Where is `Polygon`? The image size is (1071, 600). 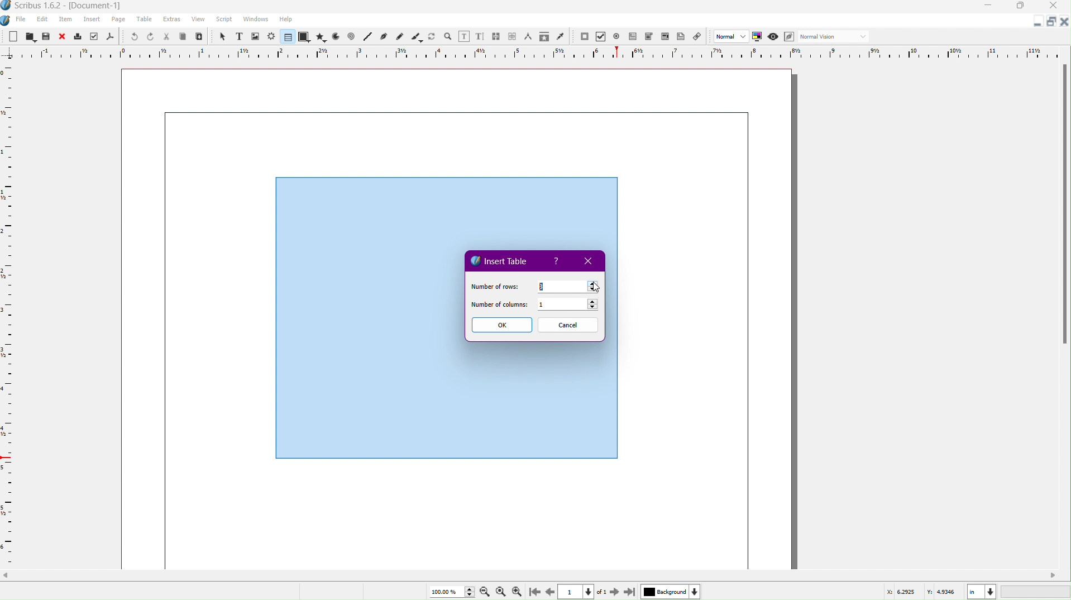
Polygon is located at coordinates (322, 37).